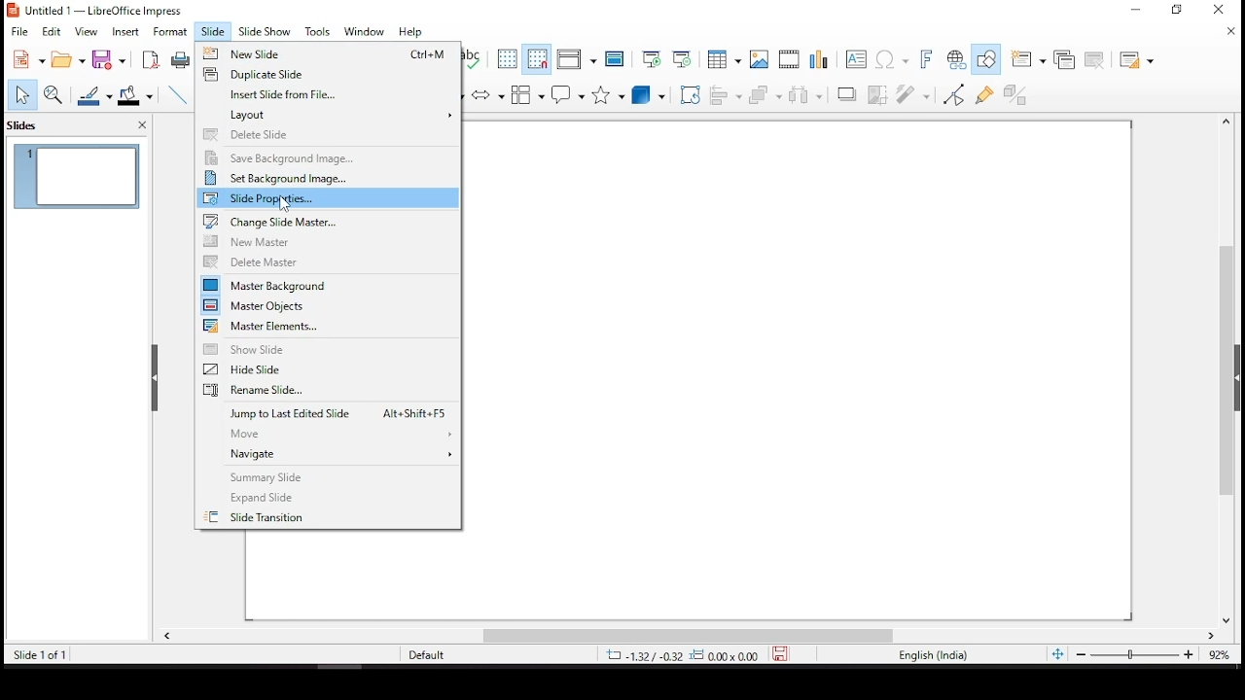  Describe the element at coordinates (328, 242) in the screenshot. I see `new  master` at that location.